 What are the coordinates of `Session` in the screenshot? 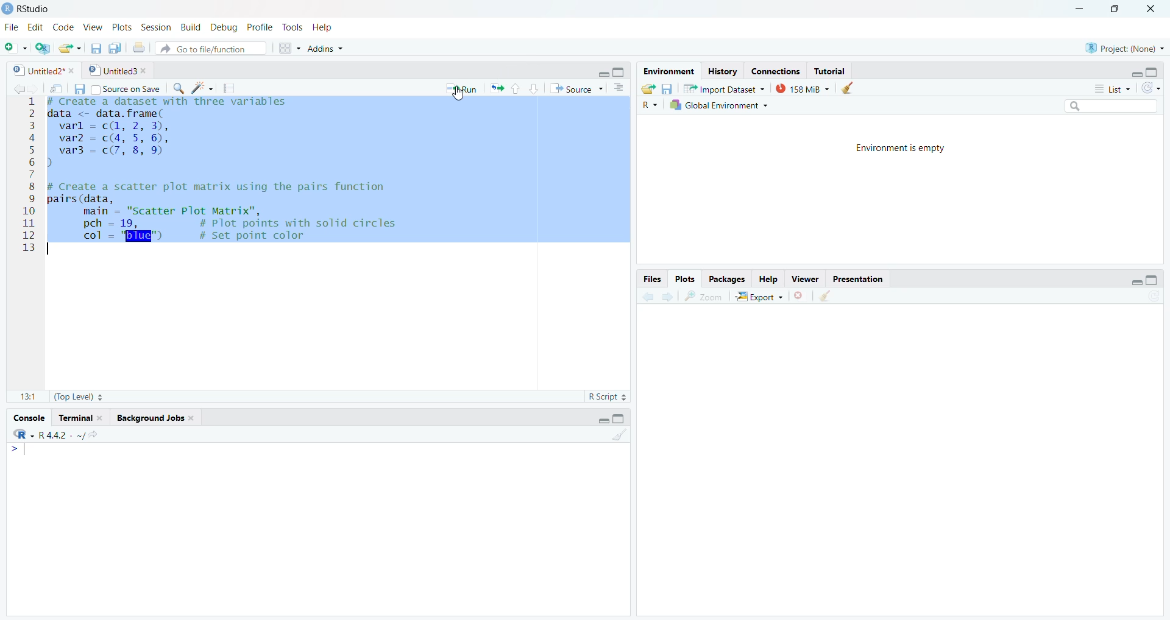 It's located at (156, 26).